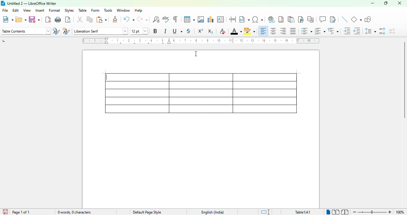 This screenshot has width=407, height=215. Describe the element at coordinates (201, 93) in the screenshot. I see `table with 5 rows and 3 columns created` at that location.